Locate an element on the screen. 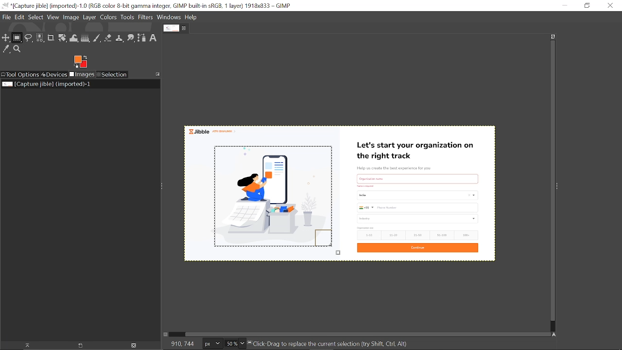 The image size is (622, 350). Minimize is located at coordinates (564, 6).